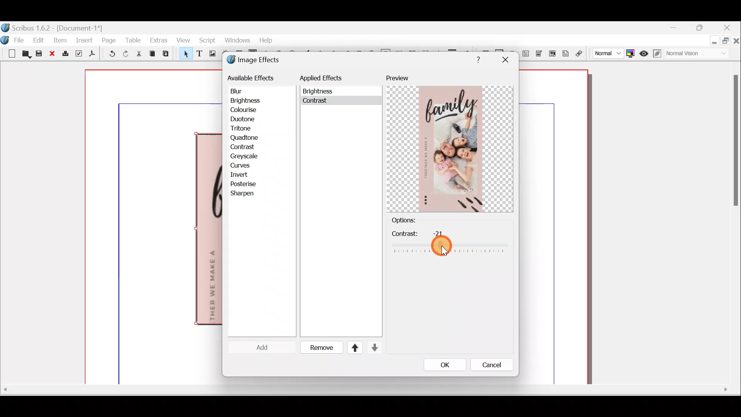 Image resolution: width=741 pixels, height=417 pixels. I want to click on Open, so click(25, 55).